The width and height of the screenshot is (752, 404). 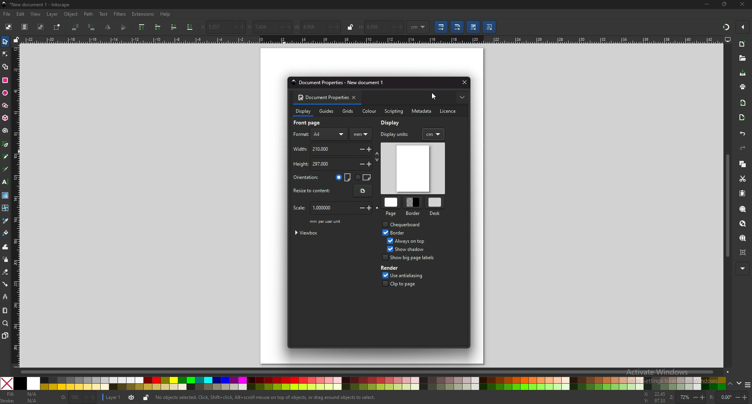 I want to click on object, so click(x=71, y=14).